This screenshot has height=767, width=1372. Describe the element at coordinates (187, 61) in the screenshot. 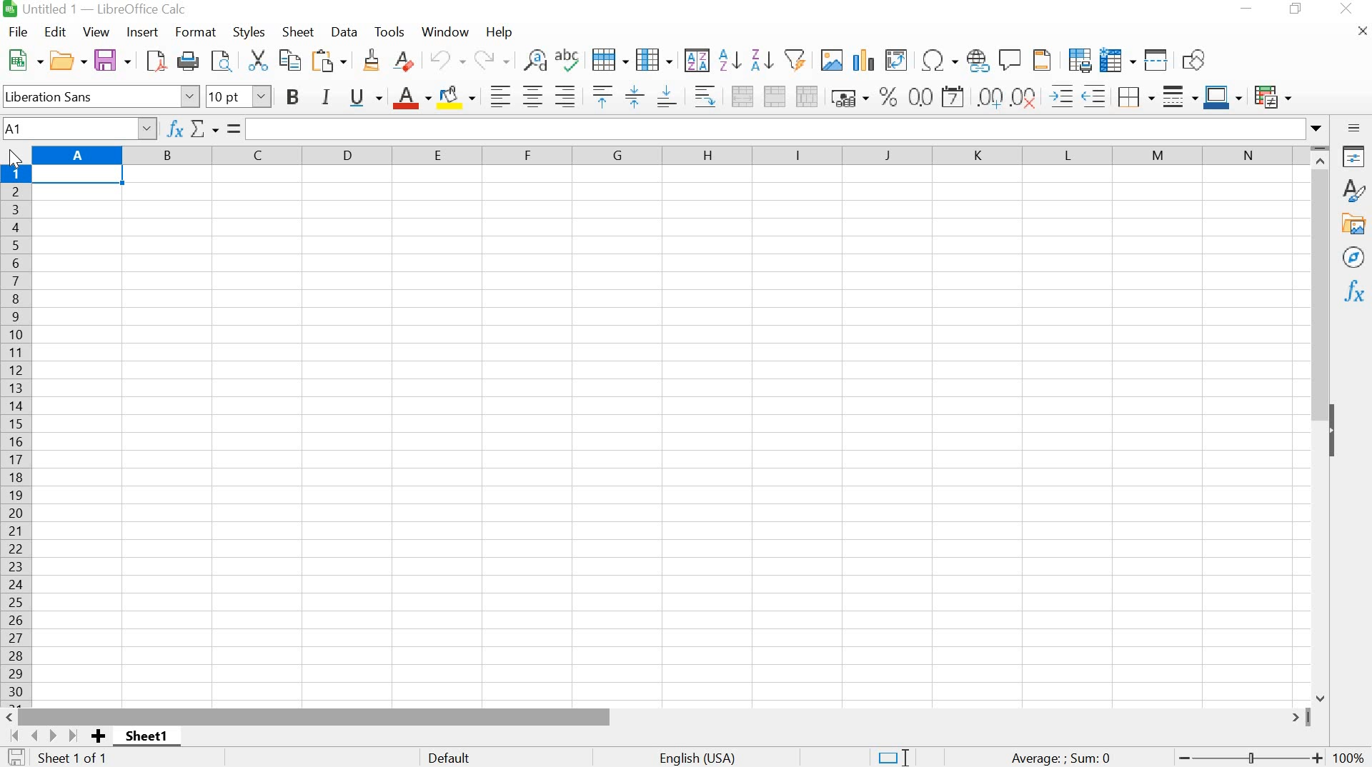

I see `Print` at that location.